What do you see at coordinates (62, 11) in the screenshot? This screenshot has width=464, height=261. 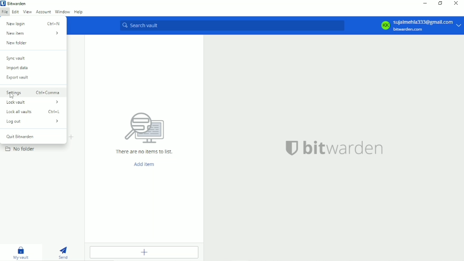 I see `Window` at bounding box center [62, 11].